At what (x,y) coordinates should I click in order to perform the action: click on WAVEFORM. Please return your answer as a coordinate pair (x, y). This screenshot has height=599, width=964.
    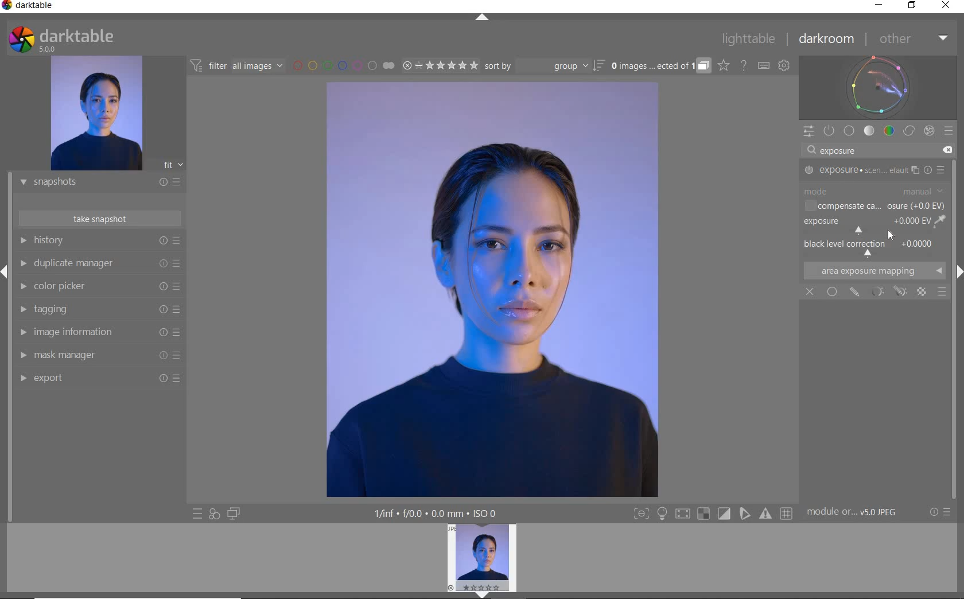
    Looking at the image, I should click on (878, 87).